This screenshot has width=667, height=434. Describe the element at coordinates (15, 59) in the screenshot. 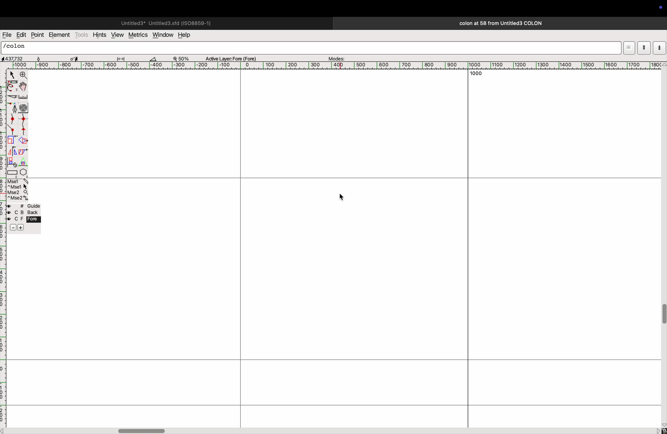

I see `aspect ratio` at that location.